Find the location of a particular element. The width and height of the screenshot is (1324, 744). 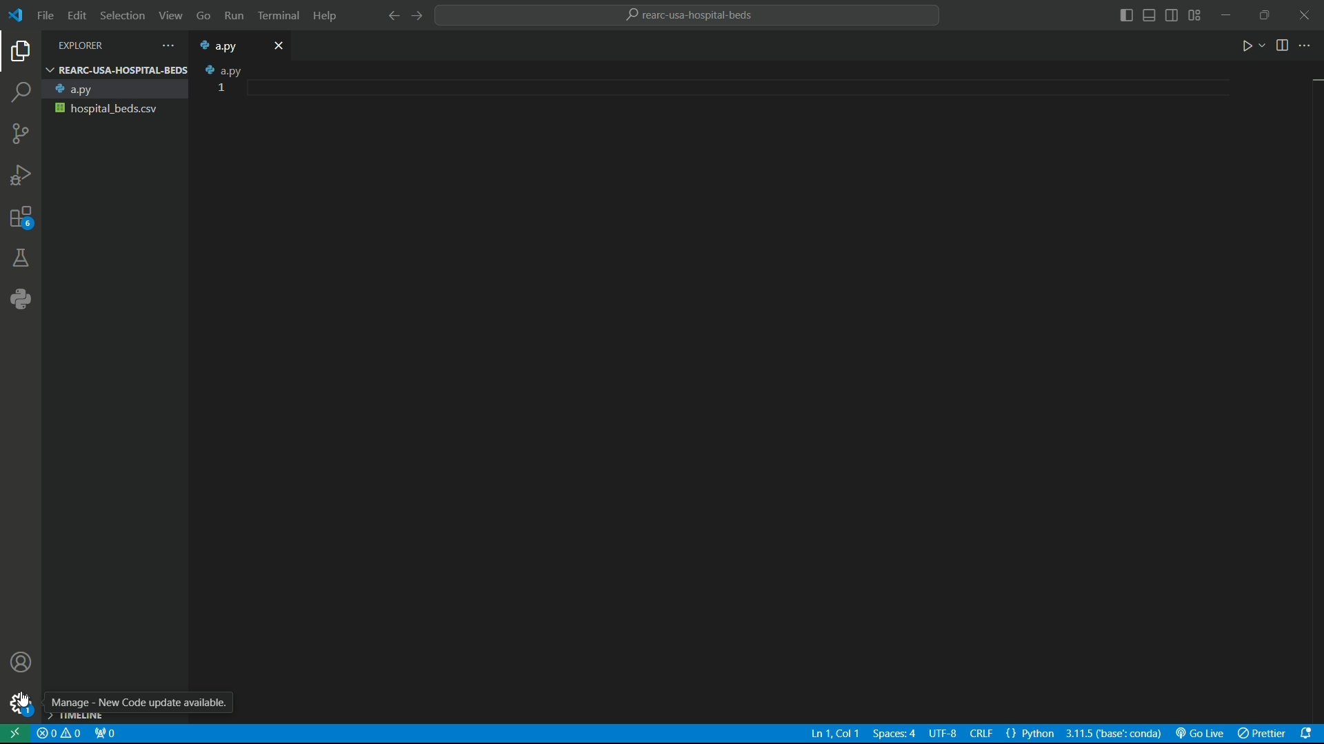

run or debugging is located at coordinates (20, 176).